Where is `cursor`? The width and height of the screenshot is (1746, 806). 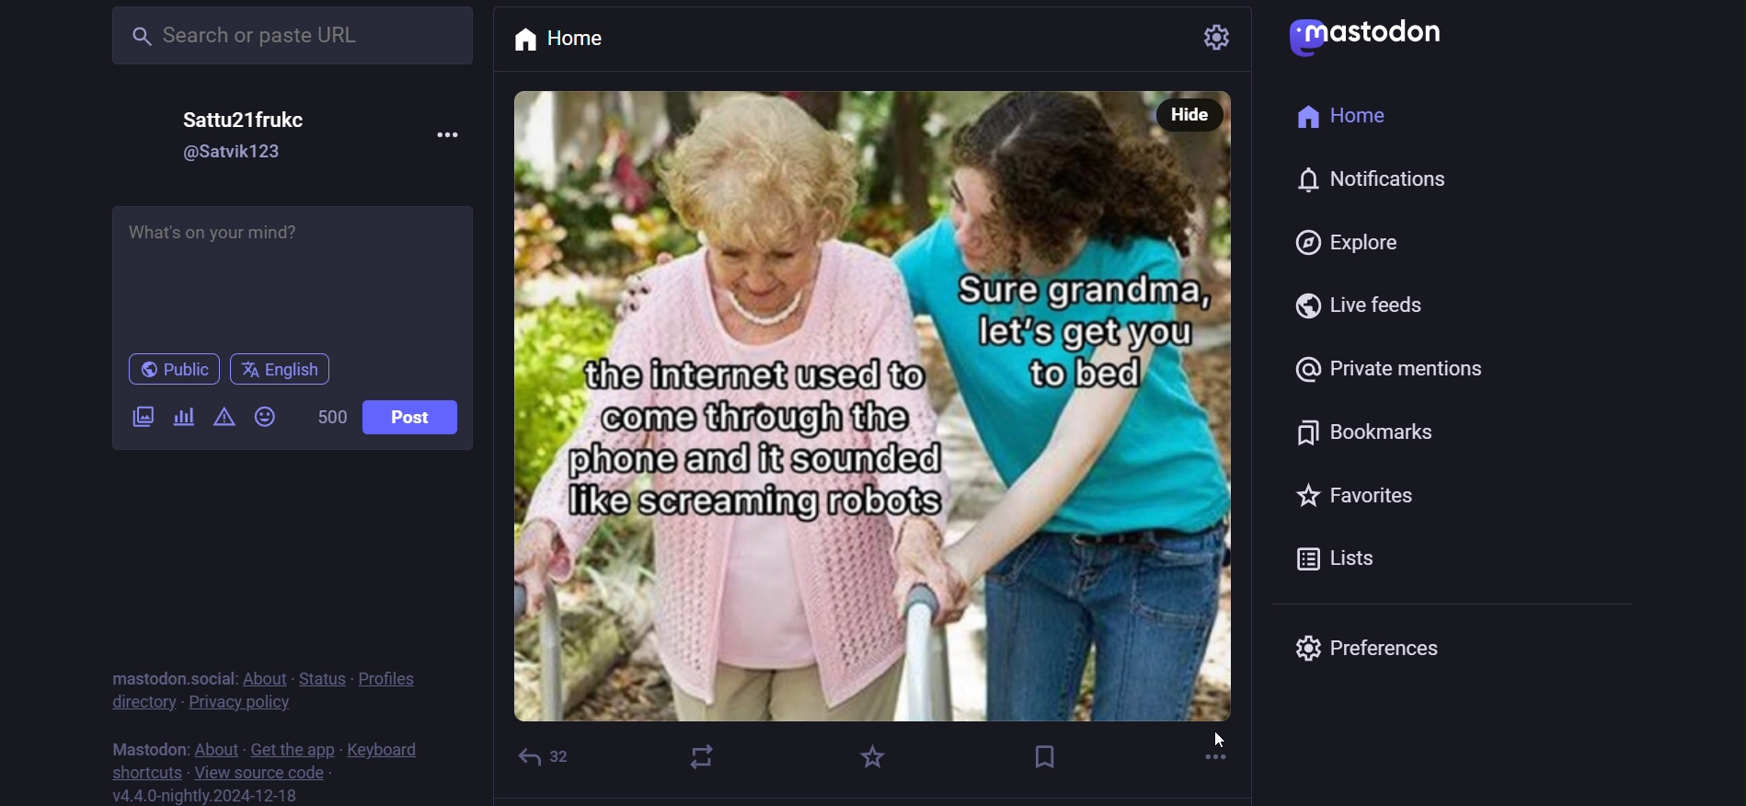
cursor is located at coordinates (1223, 742).